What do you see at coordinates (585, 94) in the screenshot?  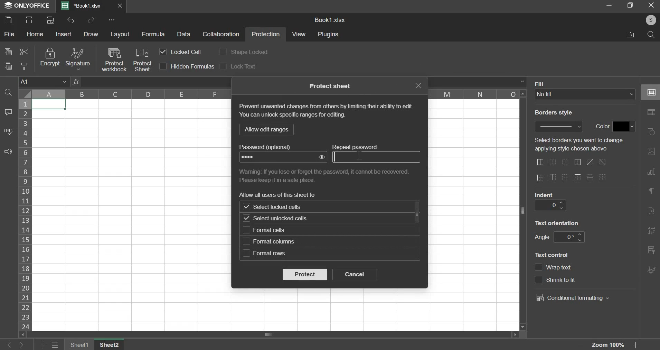 I see `fill type` at bounding box center [585, 94].